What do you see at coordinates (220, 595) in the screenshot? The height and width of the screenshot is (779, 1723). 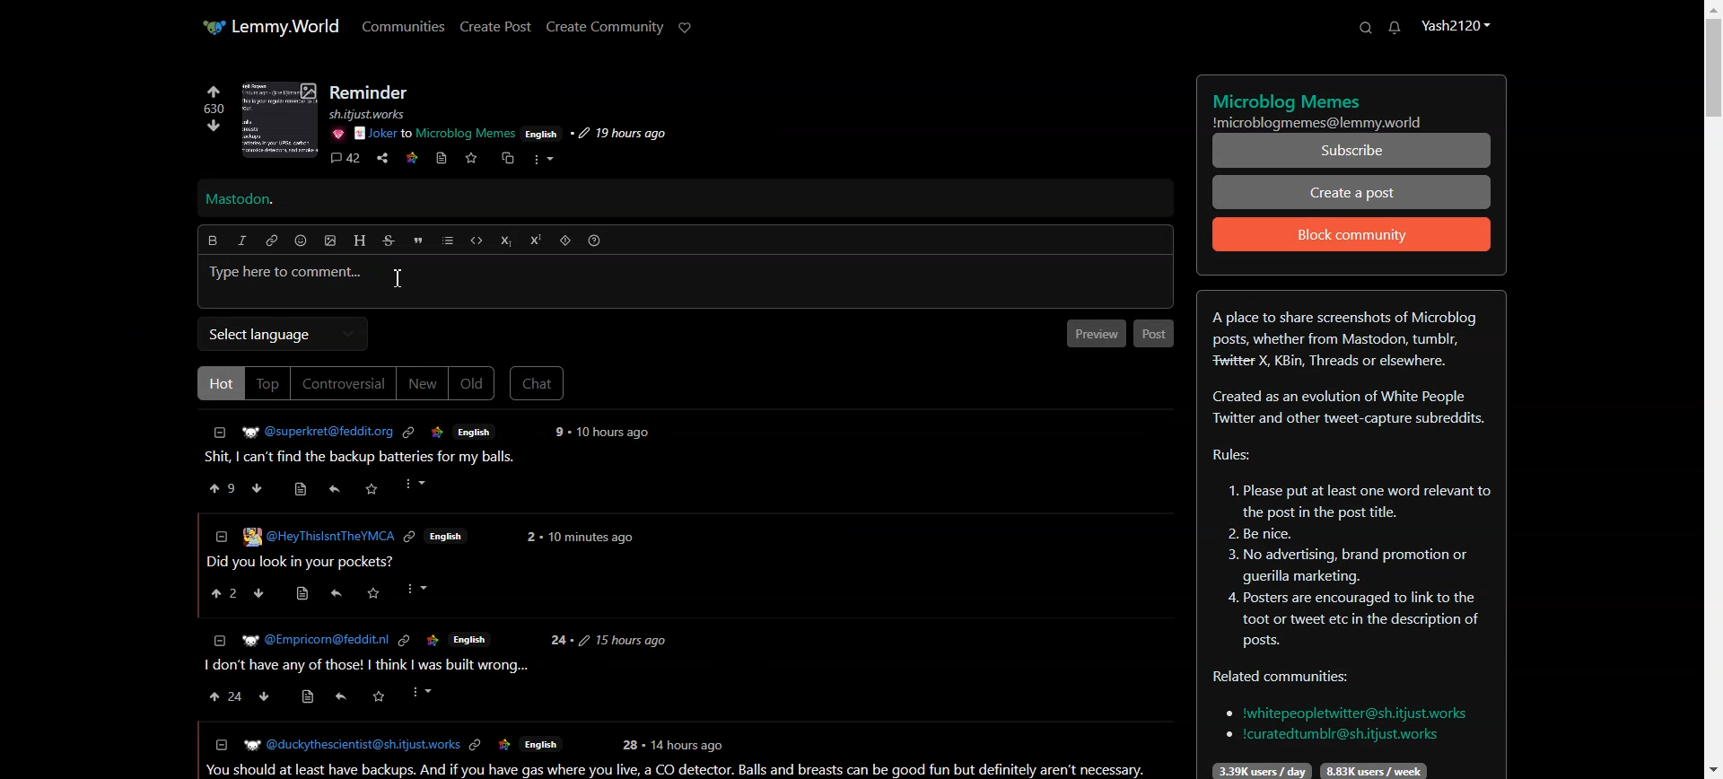 I see `» 2` at bounding box center [220, 595].